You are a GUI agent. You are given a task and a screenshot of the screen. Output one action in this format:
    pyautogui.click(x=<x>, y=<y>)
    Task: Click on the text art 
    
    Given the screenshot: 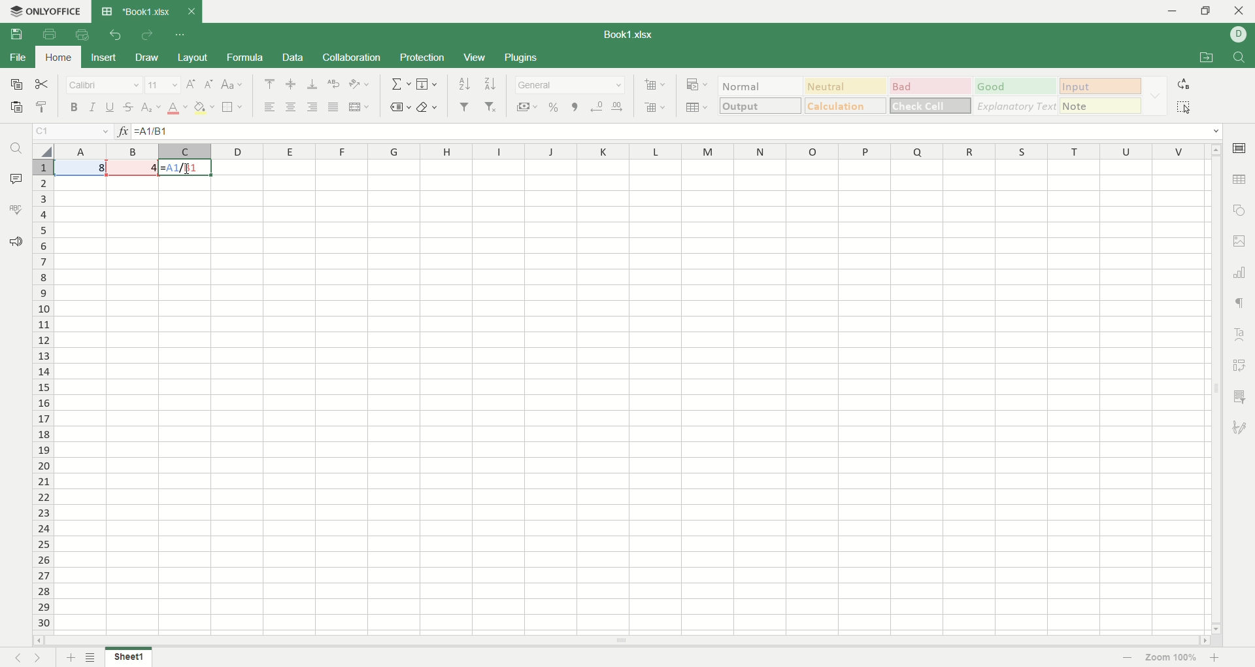 What is the action you would take?
    pyautogui.click(x=1241, y=335)
    